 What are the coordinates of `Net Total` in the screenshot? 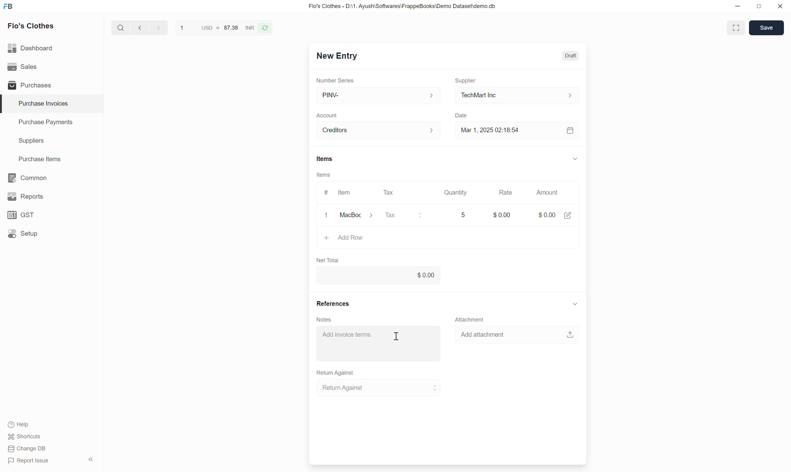 It's located at (328, 260).